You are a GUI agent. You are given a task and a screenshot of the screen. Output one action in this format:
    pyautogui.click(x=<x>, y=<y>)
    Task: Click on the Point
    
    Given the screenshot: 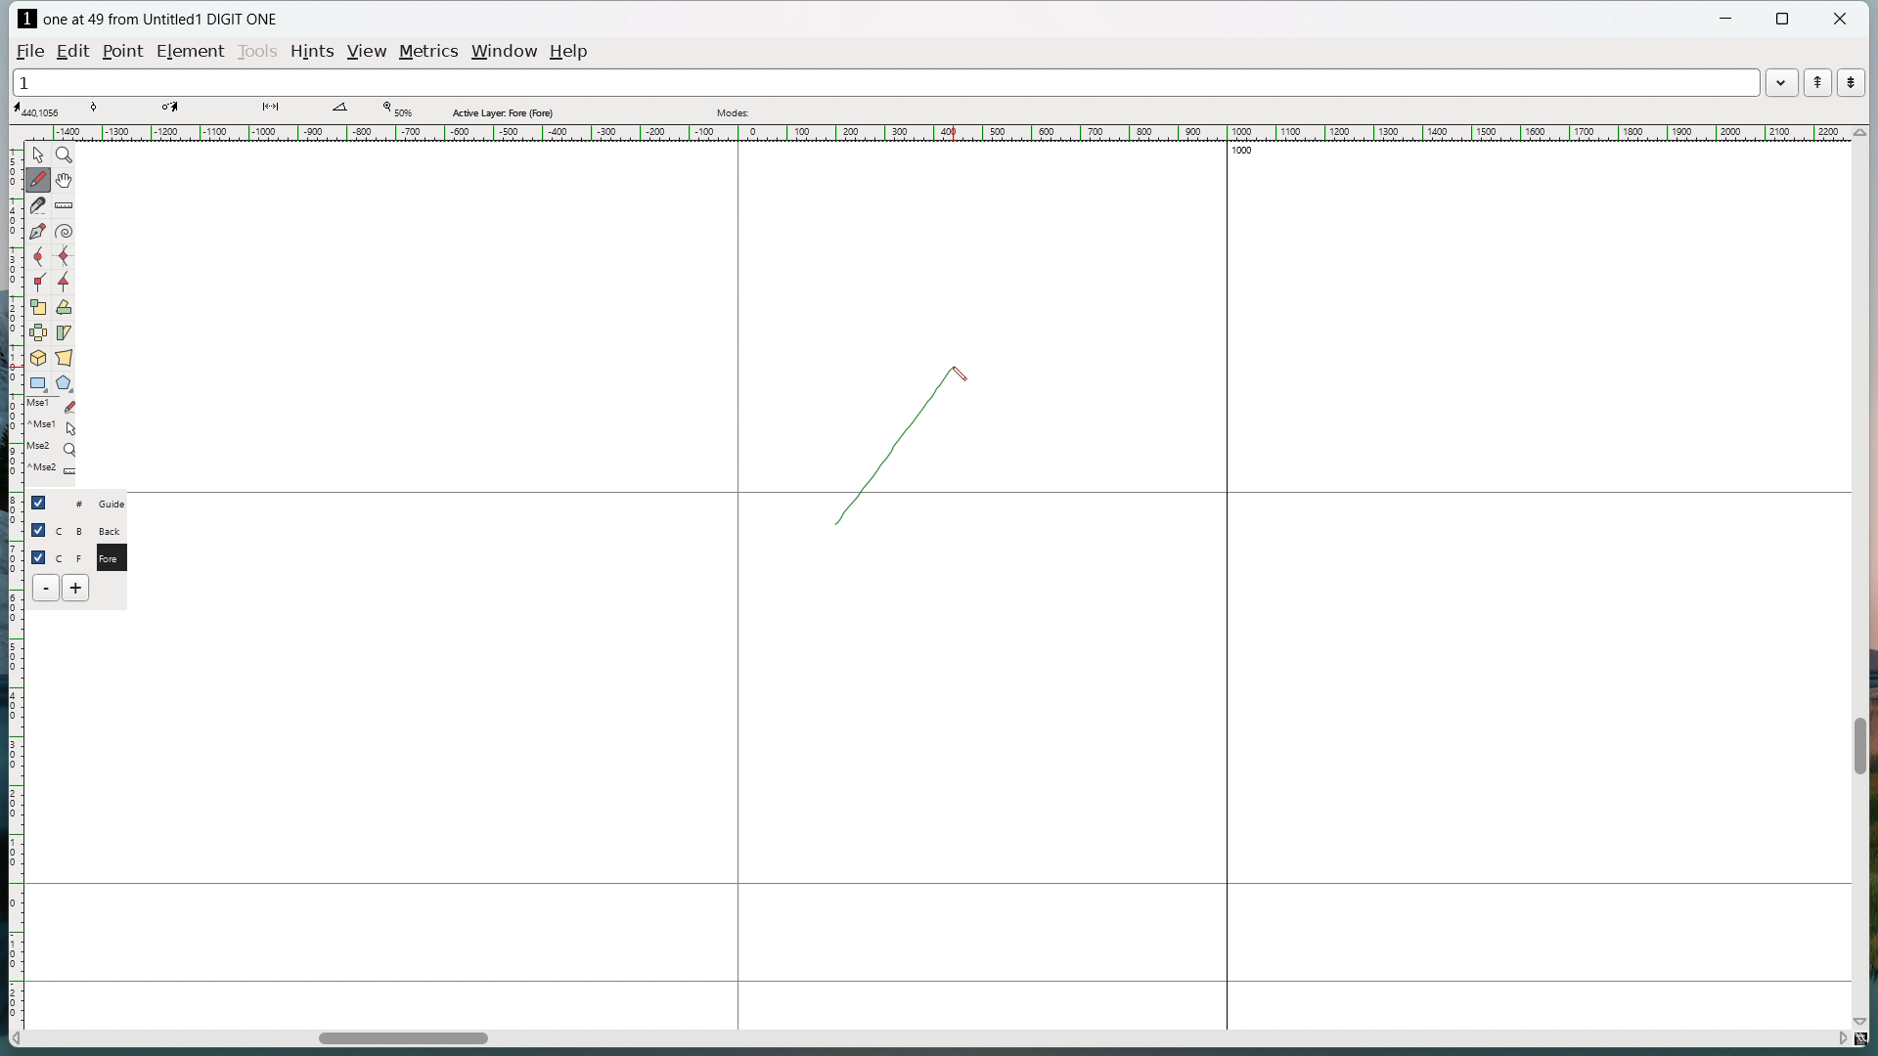 What is the action you would take?
    pyautogui.click(x=126, y=50)
    